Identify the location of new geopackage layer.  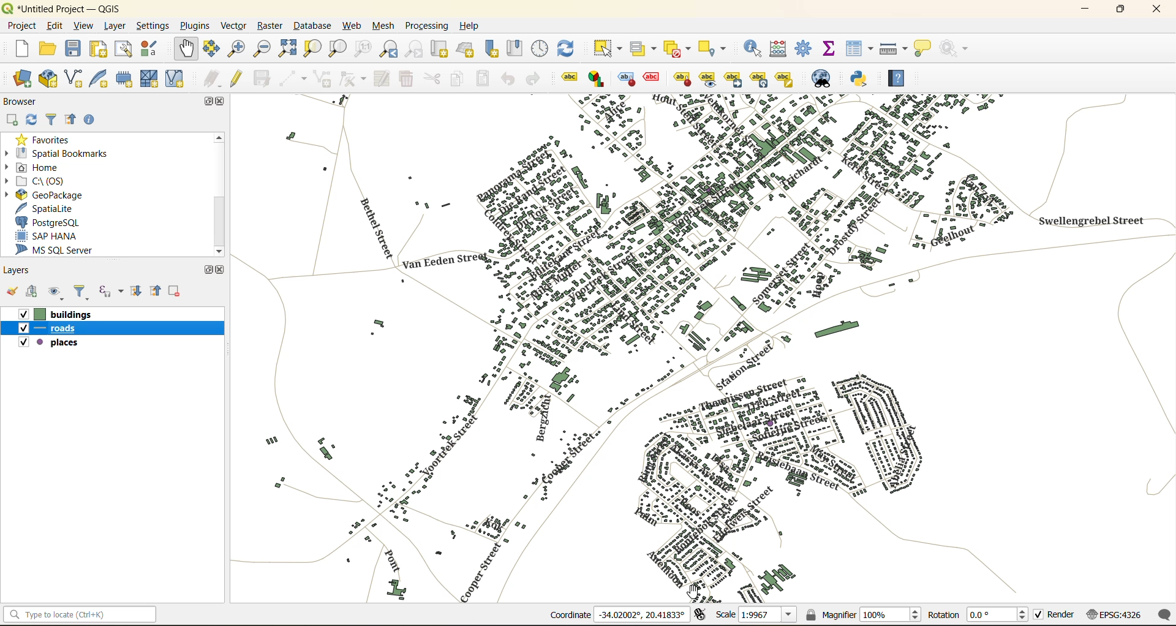
(51, 81).